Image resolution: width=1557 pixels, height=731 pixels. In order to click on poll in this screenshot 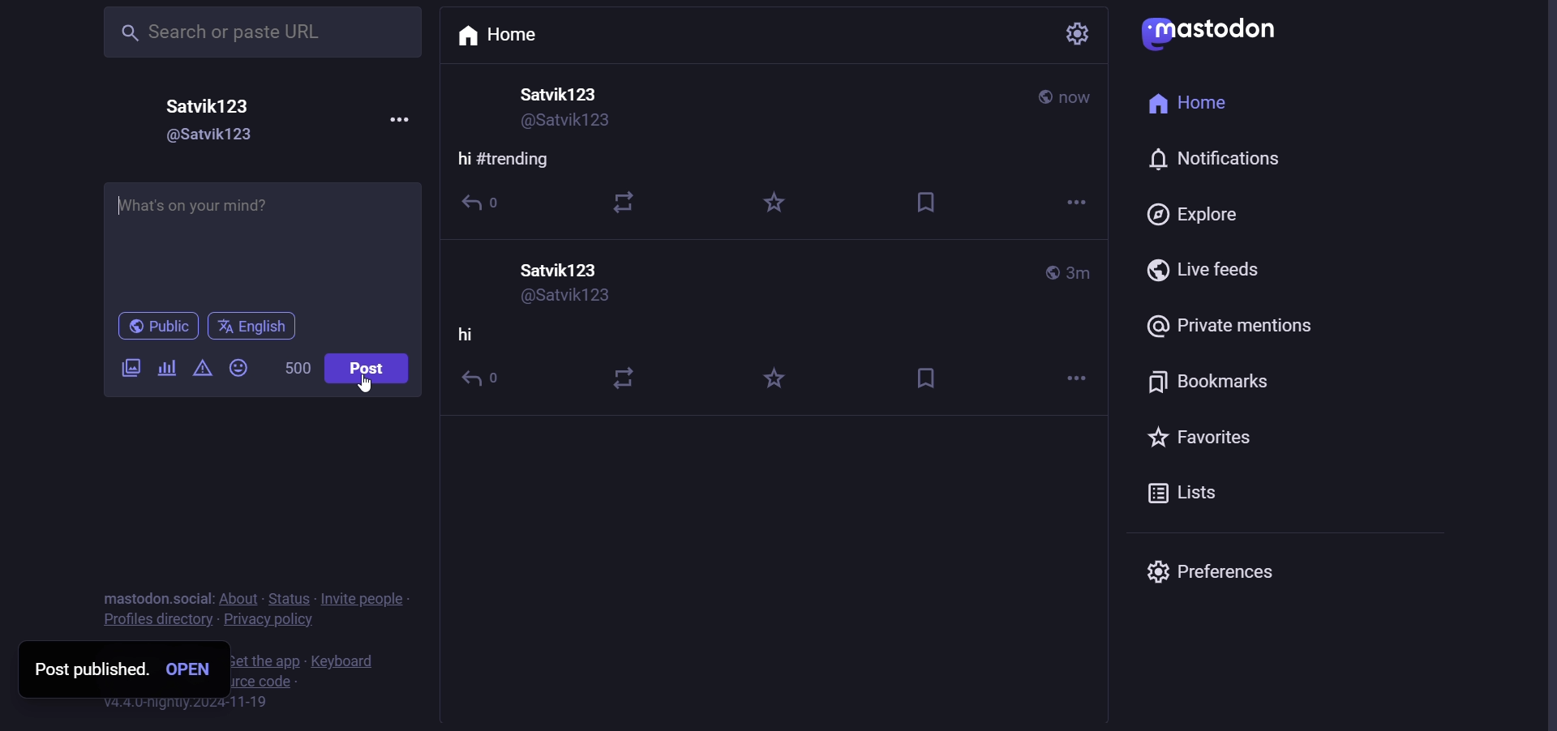, I will do `click(164, 367)`.